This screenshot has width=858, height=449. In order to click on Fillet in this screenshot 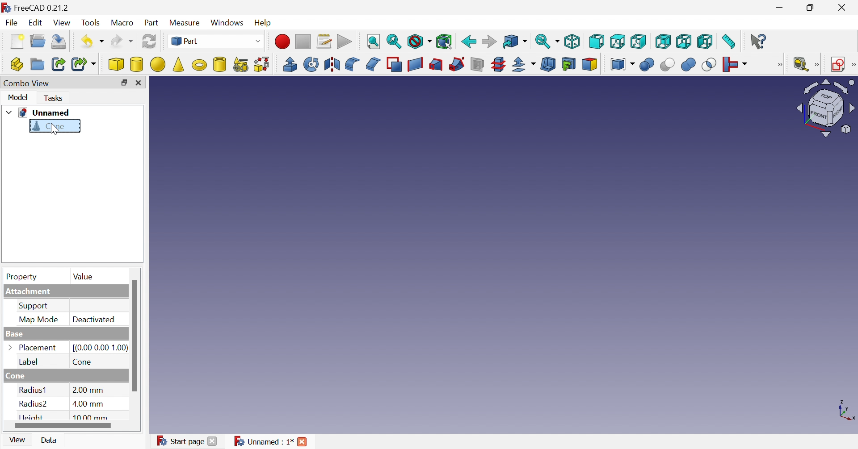, I will do `click(353, 65)`.